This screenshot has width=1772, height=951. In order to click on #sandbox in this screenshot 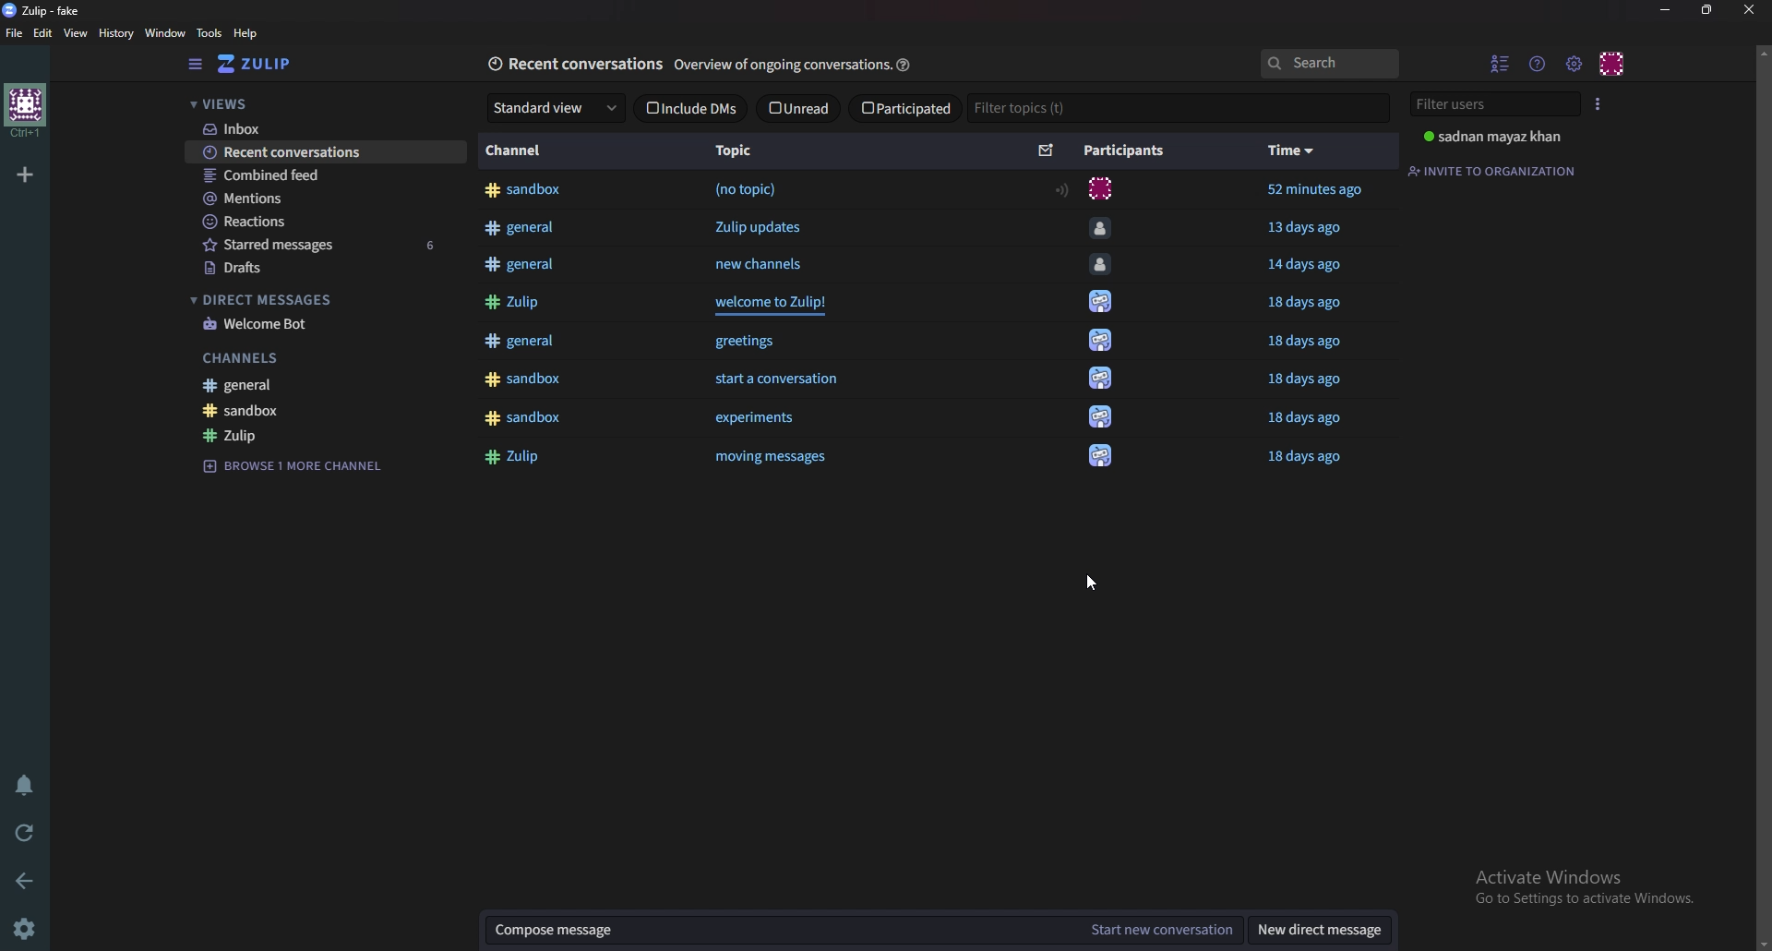, I will do `click(522, 383)`.